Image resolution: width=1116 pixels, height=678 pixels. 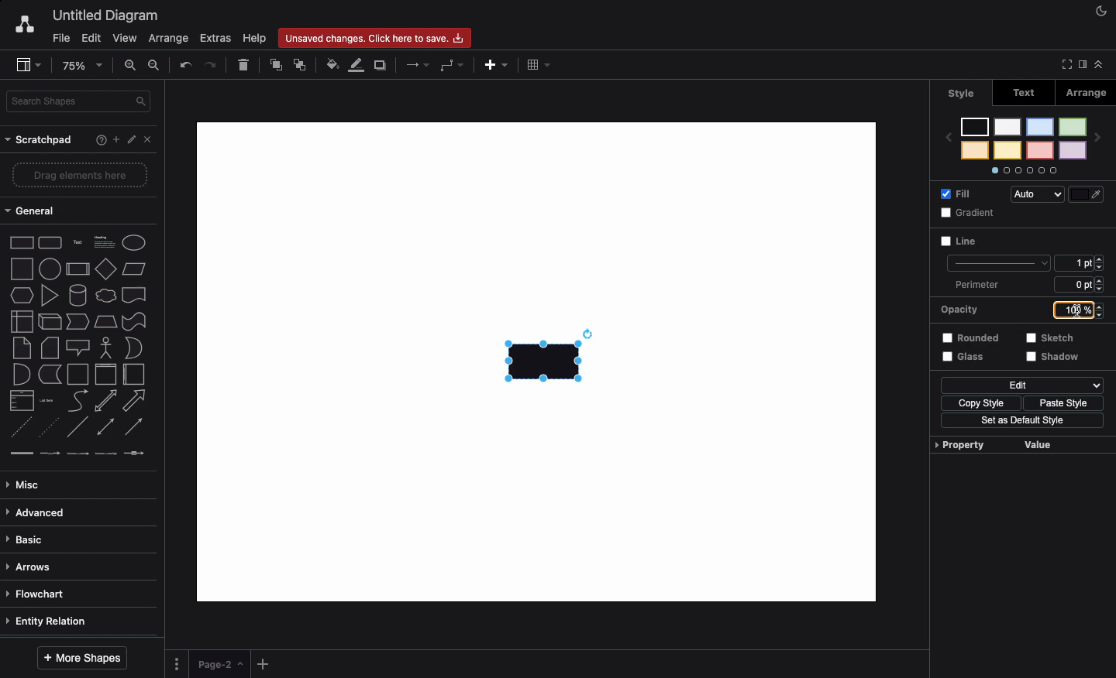 I want to click on connector with 2 labels, so click(x=77, y=454).